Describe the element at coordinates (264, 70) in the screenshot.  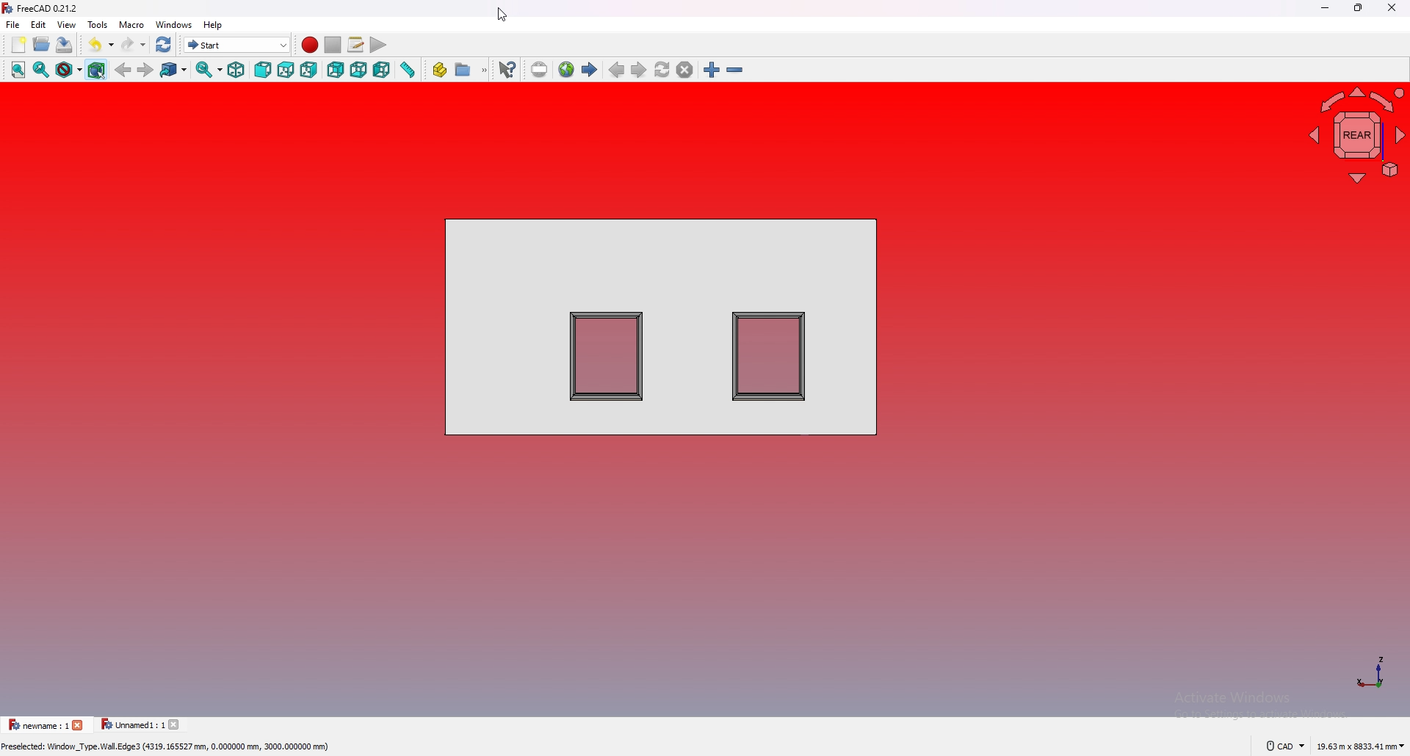
I see `front` at that location.